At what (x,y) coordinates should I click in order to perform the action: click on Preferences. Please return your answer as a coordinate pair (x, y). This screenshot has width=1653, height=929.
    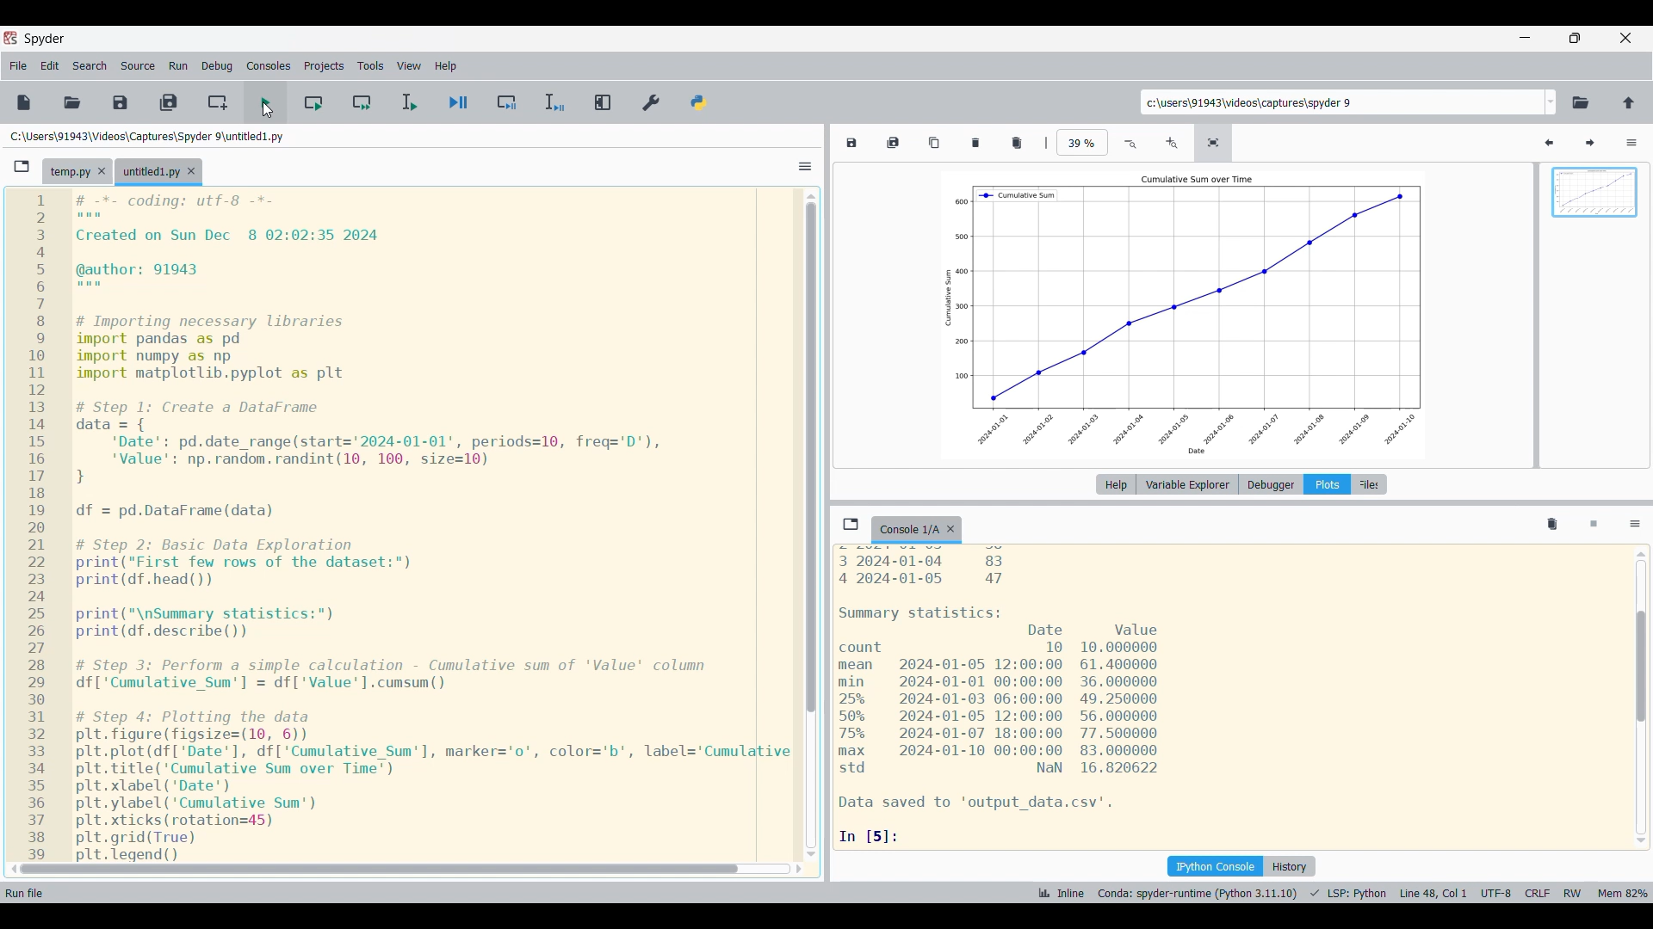
    Looking at the image, I should click on (652, 102).